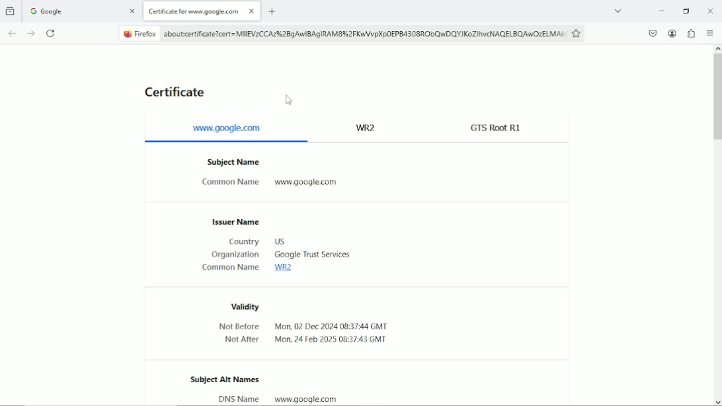 This screenshot has height=406, width=722. What do you see at coordinates (272, 11) in the screenshot?
I see `New tab` at bounding box center [272, 11].